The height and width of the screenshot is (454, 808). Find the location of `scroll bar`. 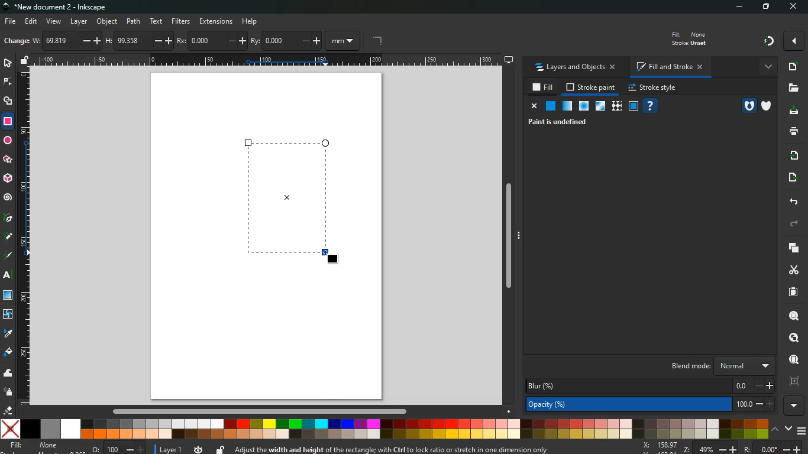

scroll bar is located at coordinates (257, 411).